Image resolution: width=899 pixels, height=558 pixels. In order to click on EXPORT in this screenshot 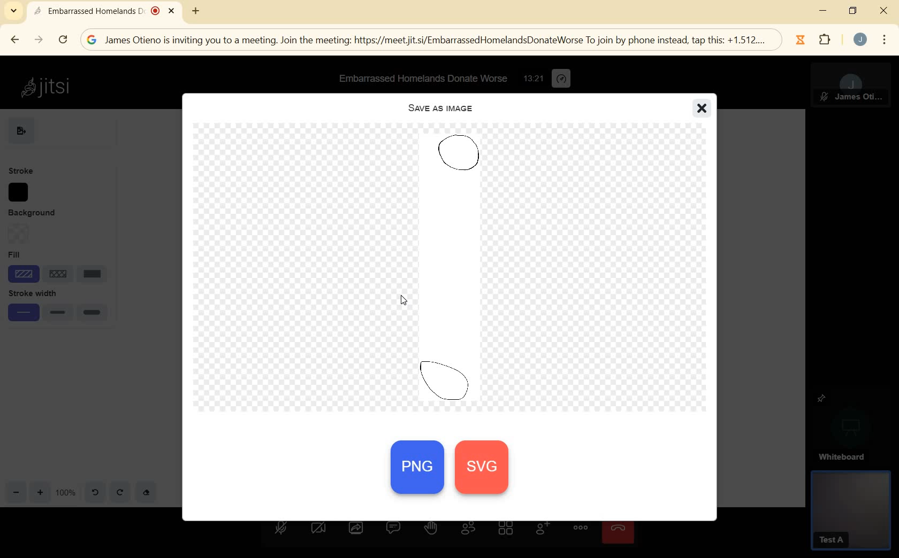, I will do `click(22, 130)`.